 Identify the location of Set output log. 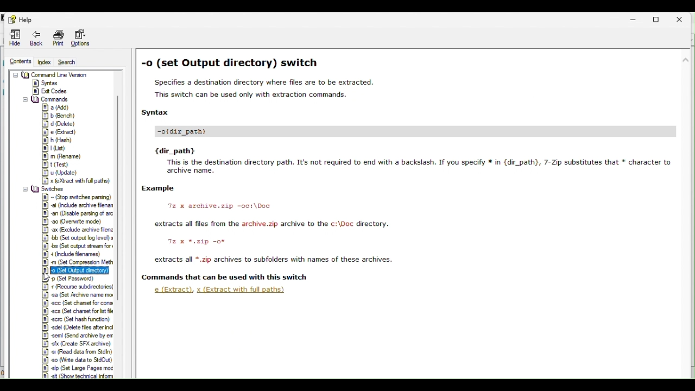
(78, 237).